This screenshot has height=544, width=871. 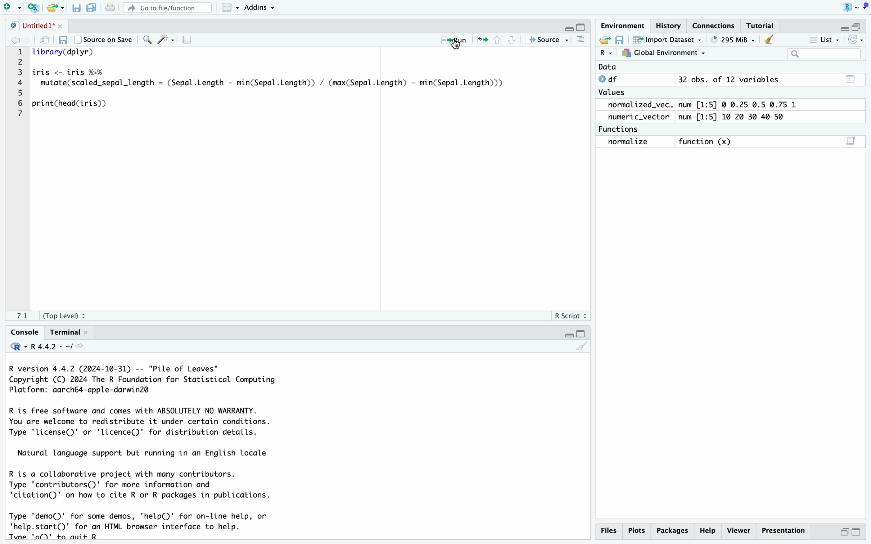 I want to click on Save, so click(x=76, y=8).